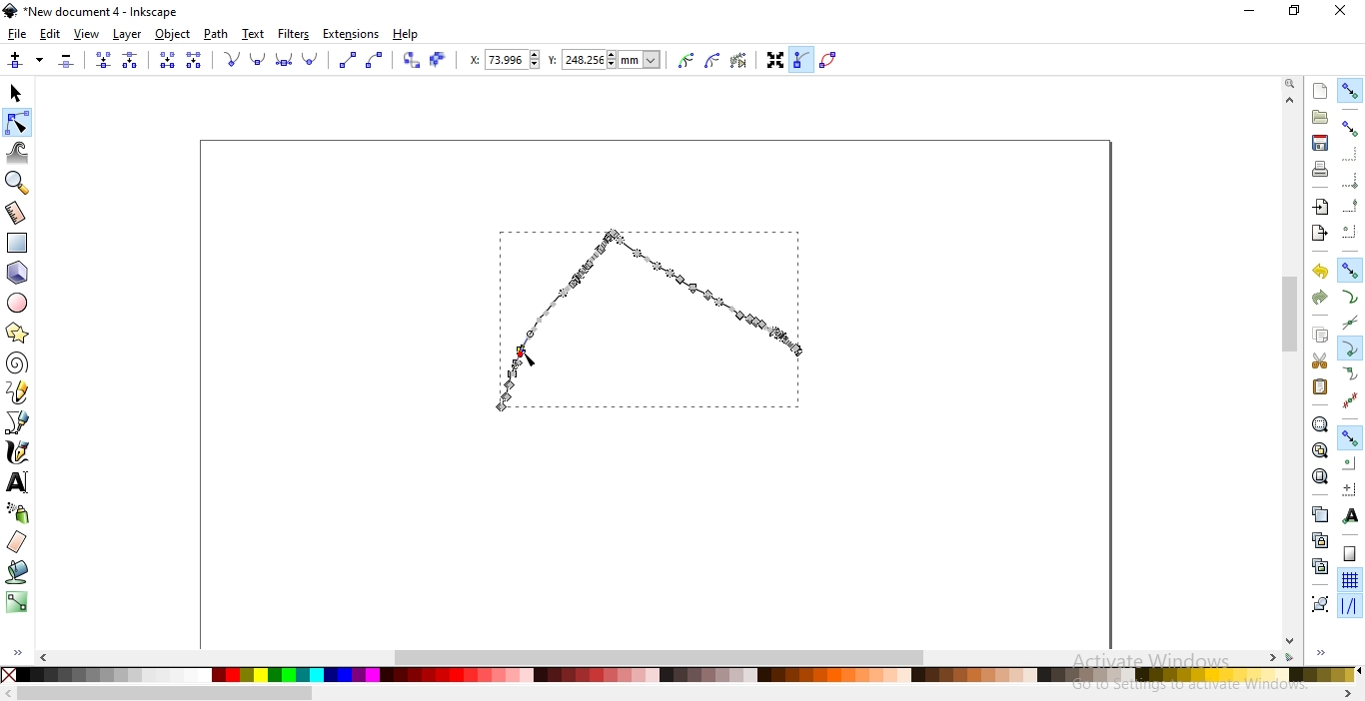  I want to click on zoom to fit page, so click(1319, 476).